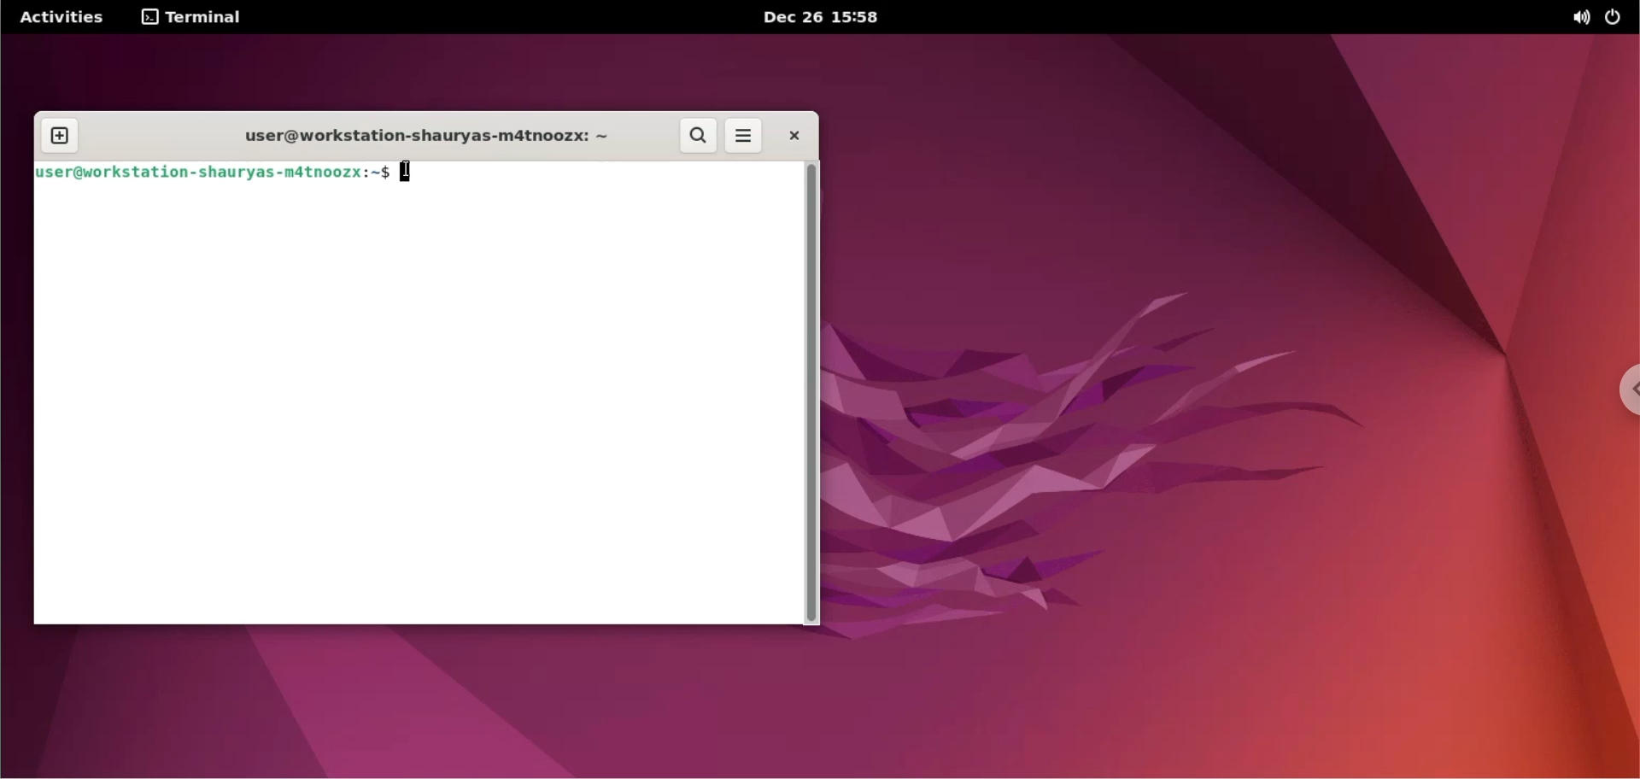  Describe the element at coordinates (741, 137) in the screenshot. I see `more options` at that location.